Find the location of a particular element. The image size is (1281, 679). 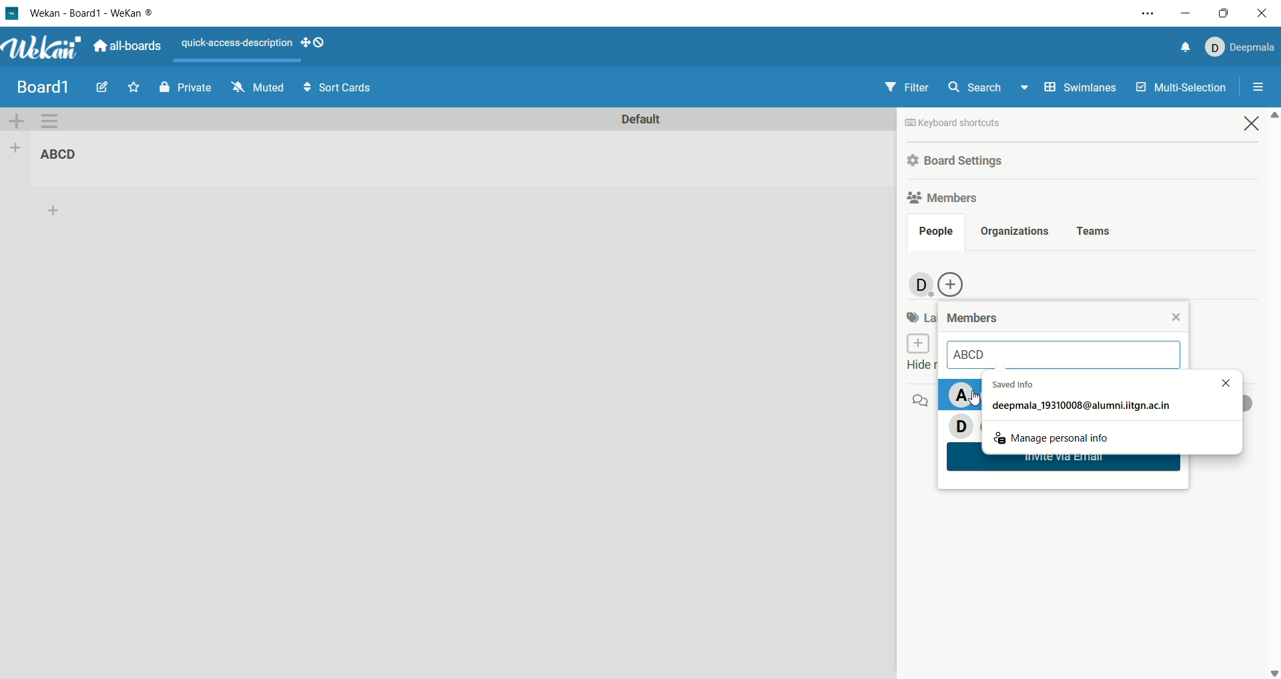

edit is located at coordinates (102, 87).